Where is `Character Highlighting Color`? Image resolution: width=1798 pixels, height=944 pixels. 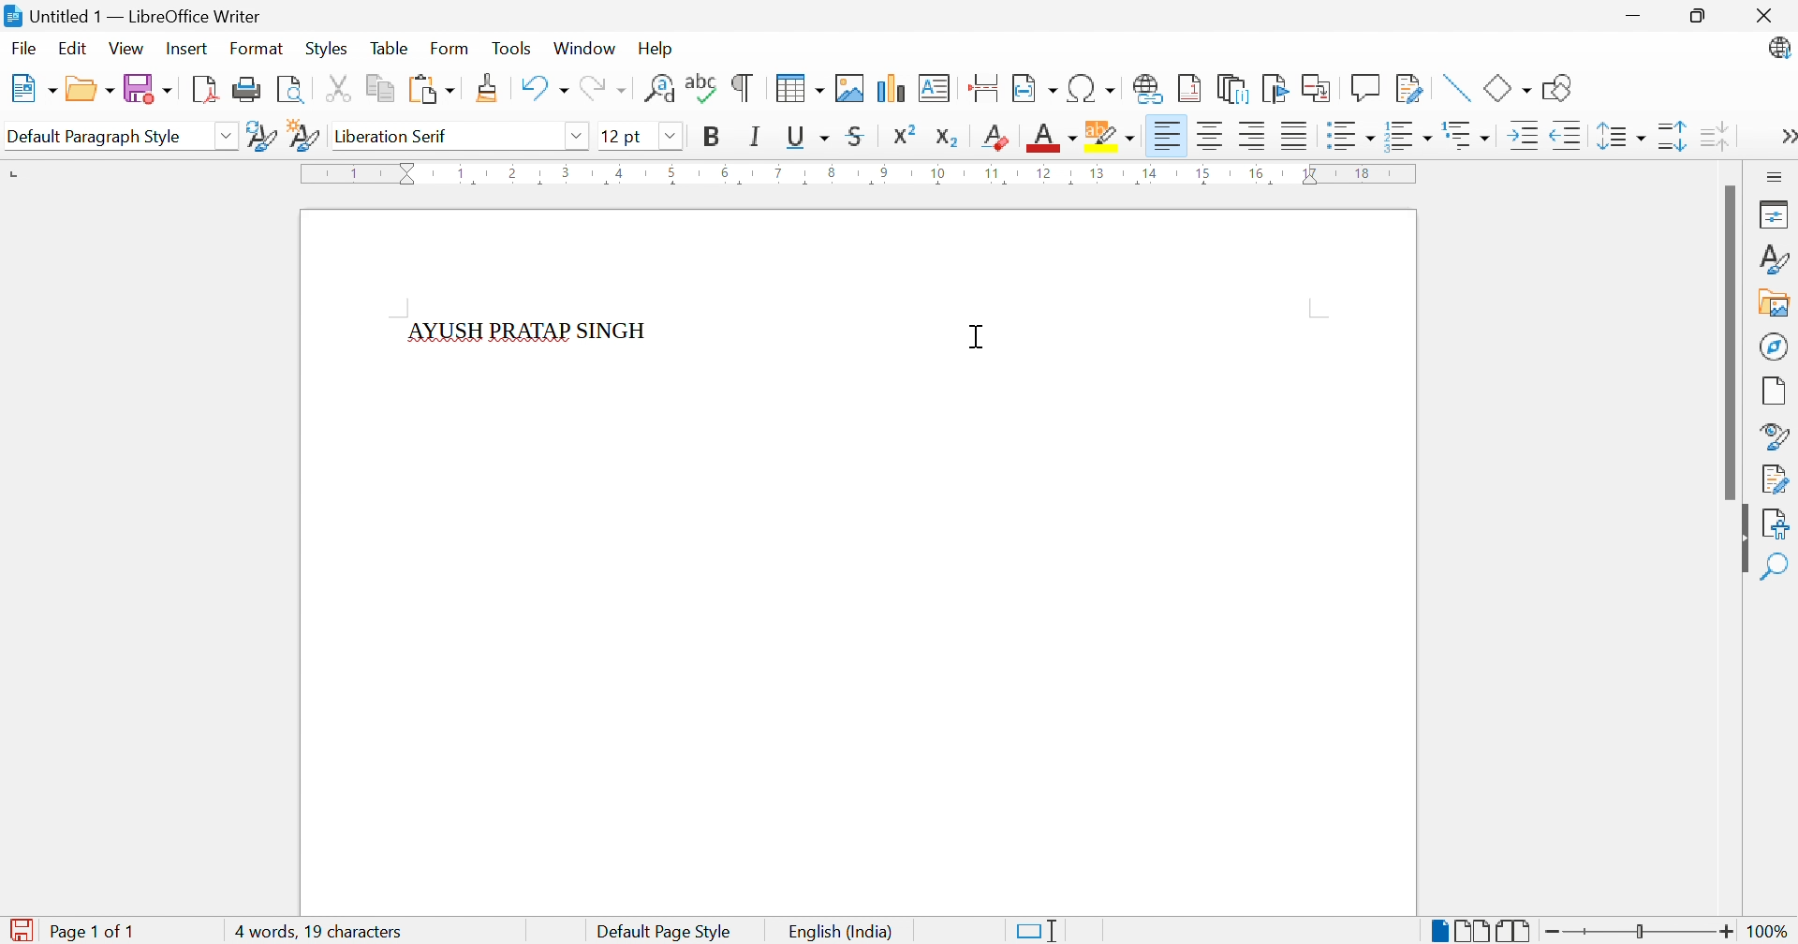
Character Highlighting Color is located at coordinates (1112, 138).